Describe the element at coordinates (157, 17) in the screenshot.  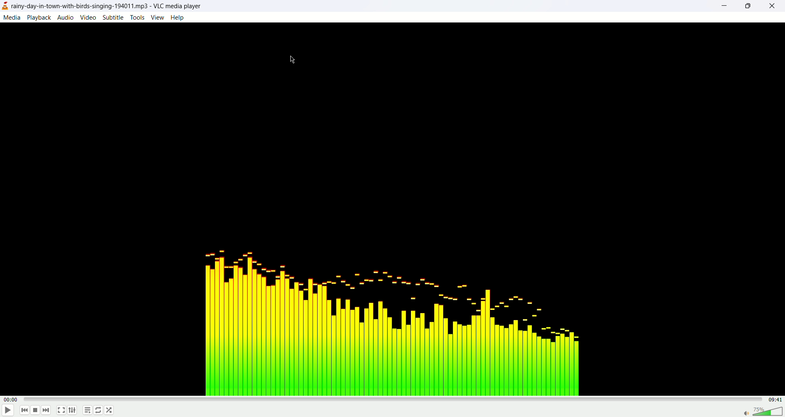
I see `views` at that location.